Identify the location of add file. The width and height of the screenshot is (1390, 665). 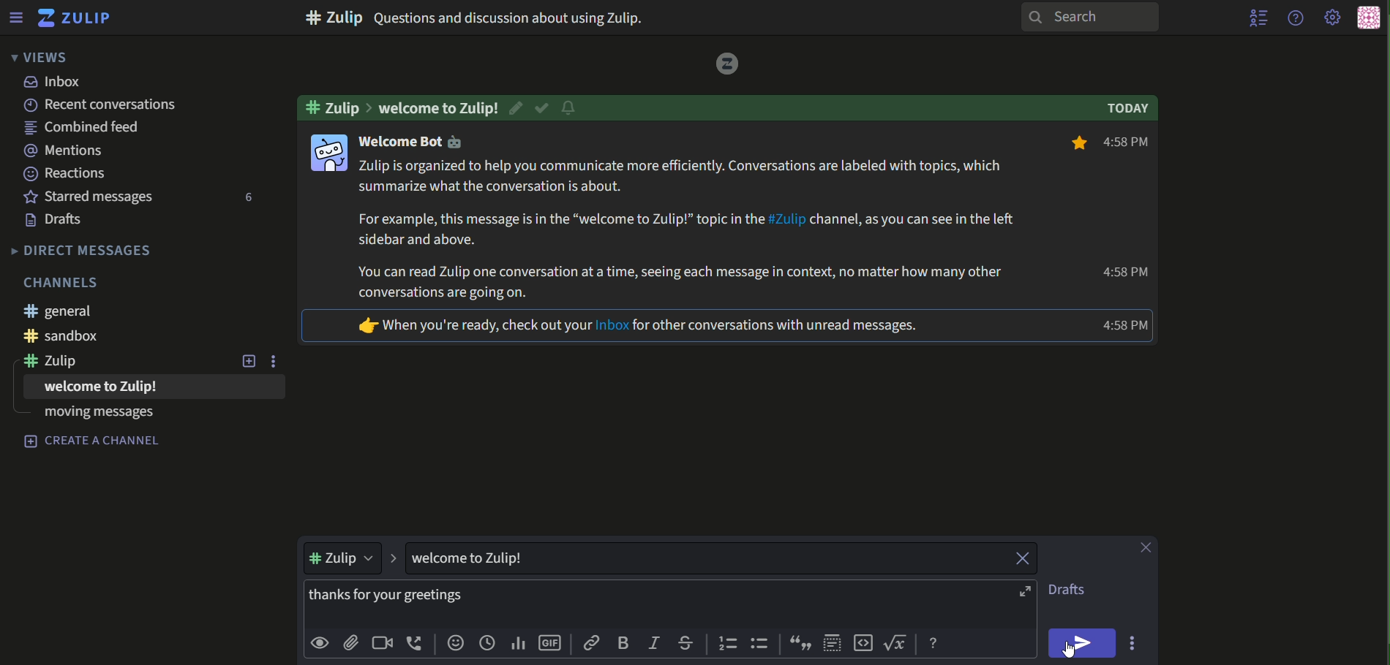
(351, 644).